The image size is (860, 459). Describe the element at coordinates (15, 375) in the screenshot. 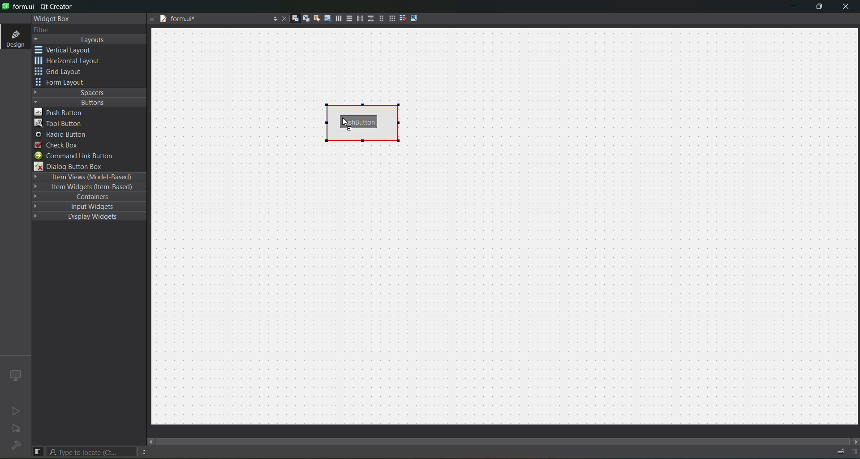

I see `icon` at that location.